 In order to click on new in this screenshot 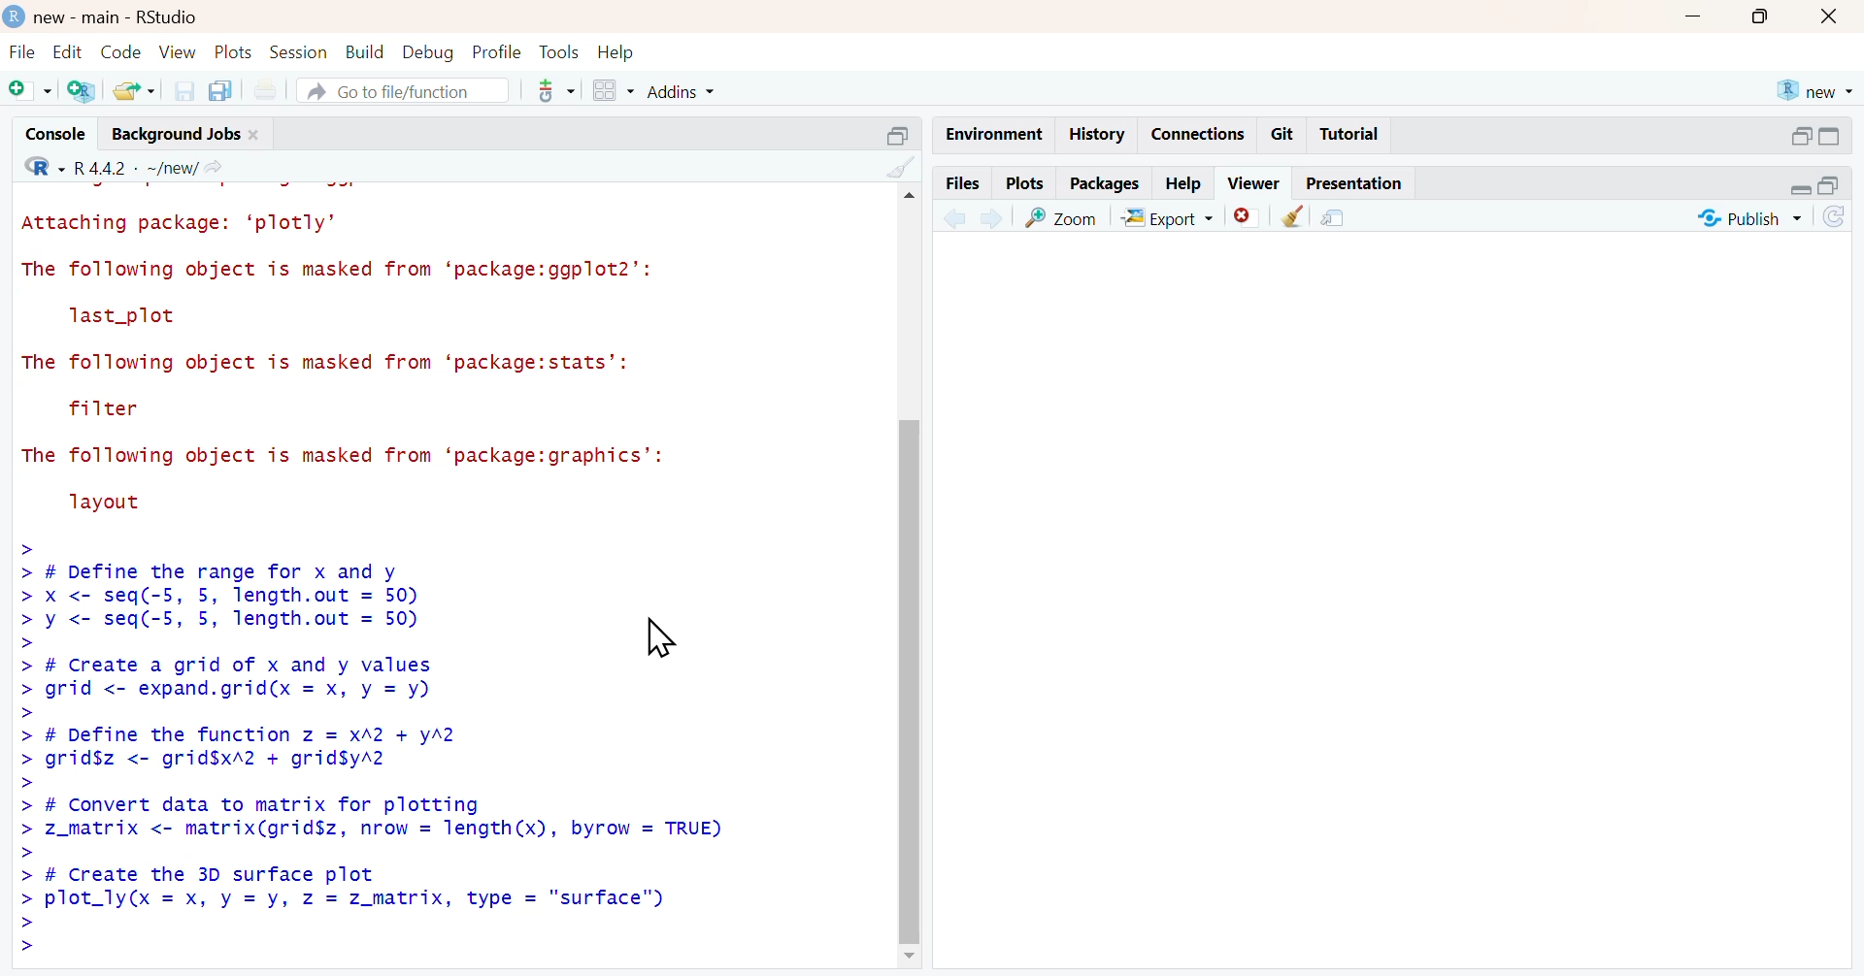, I will do `click(1814, 90)`.